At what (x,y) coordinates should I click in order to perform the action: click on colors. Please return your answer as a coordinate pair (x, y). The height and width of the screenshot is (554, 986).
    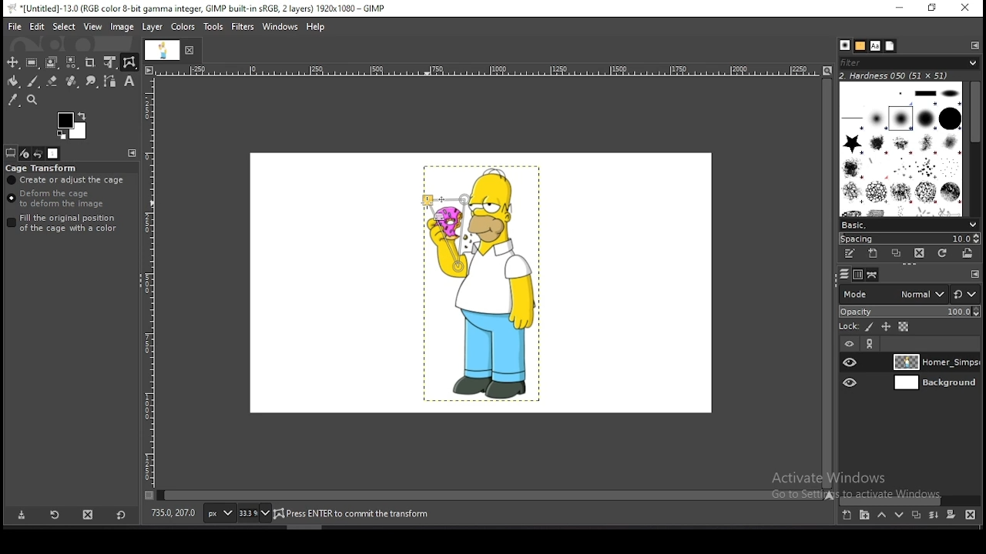
    Looking at the image, I should click on (72, 126).